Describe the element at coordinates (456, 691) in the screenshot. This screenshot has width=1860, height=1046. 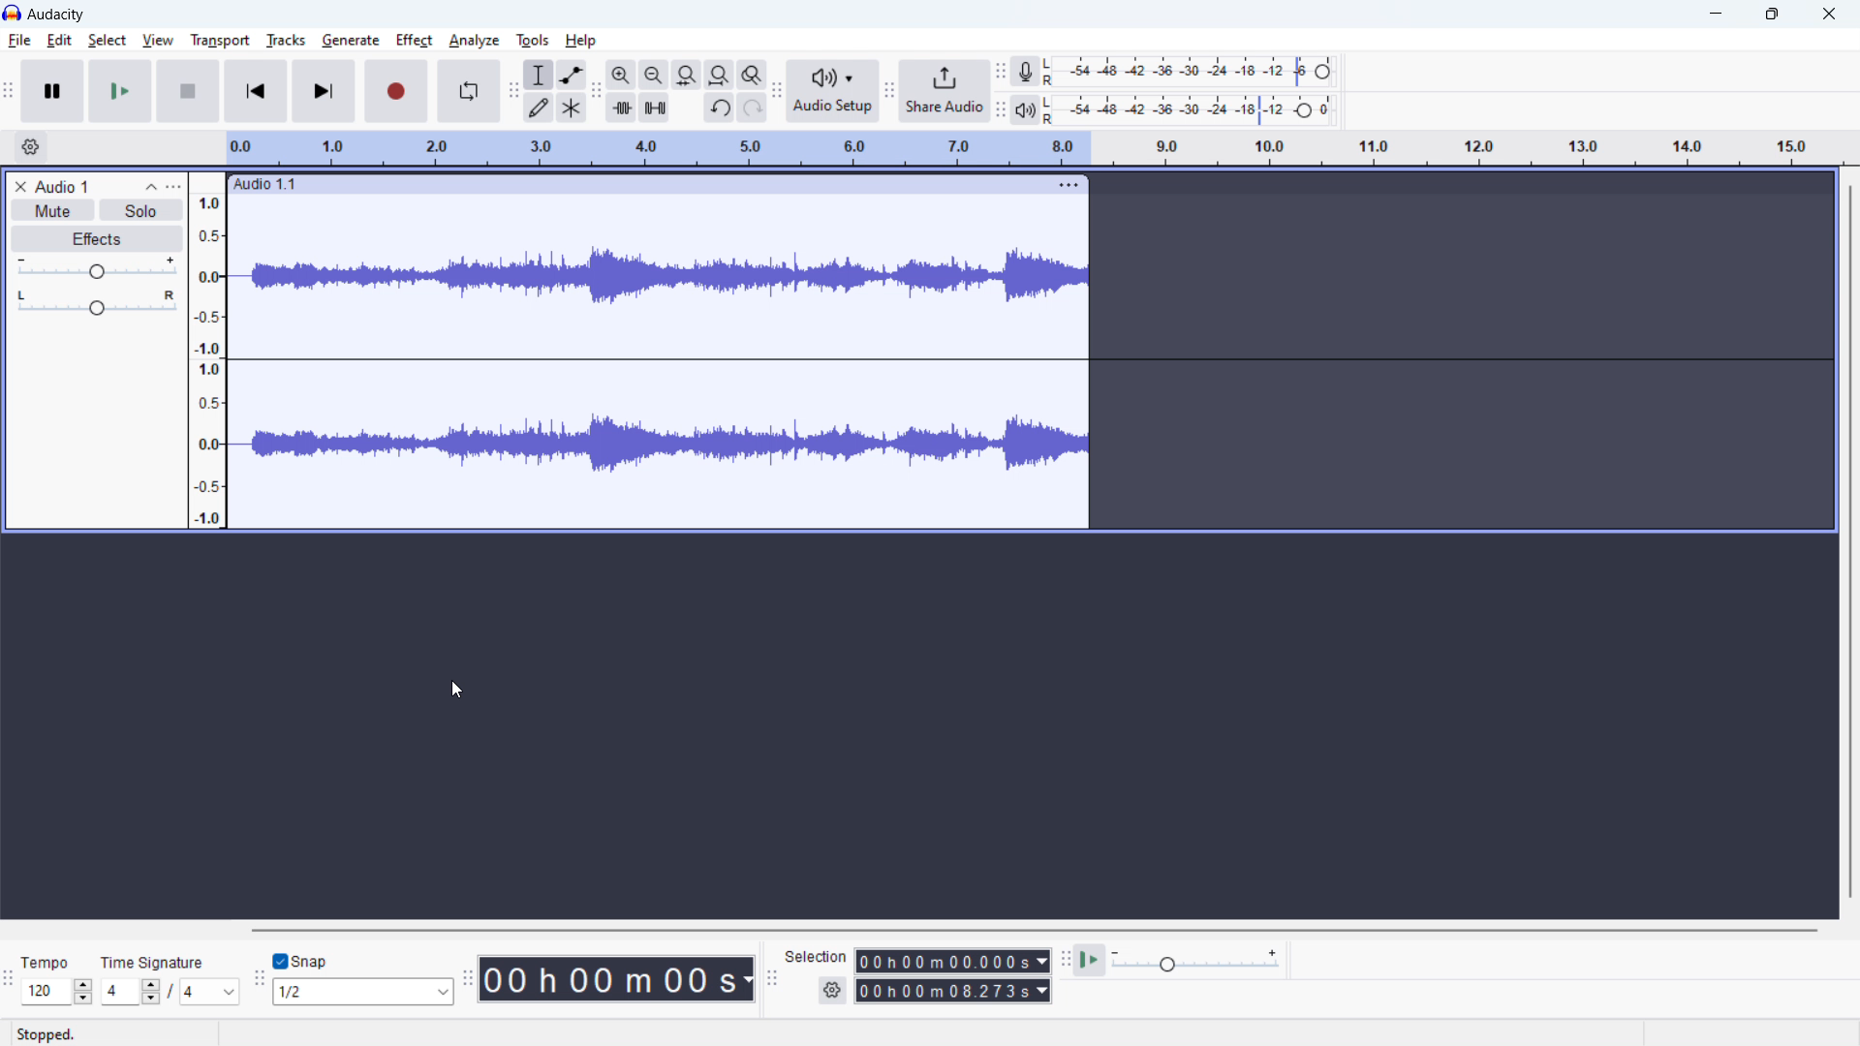
I see `cursor` at that location.